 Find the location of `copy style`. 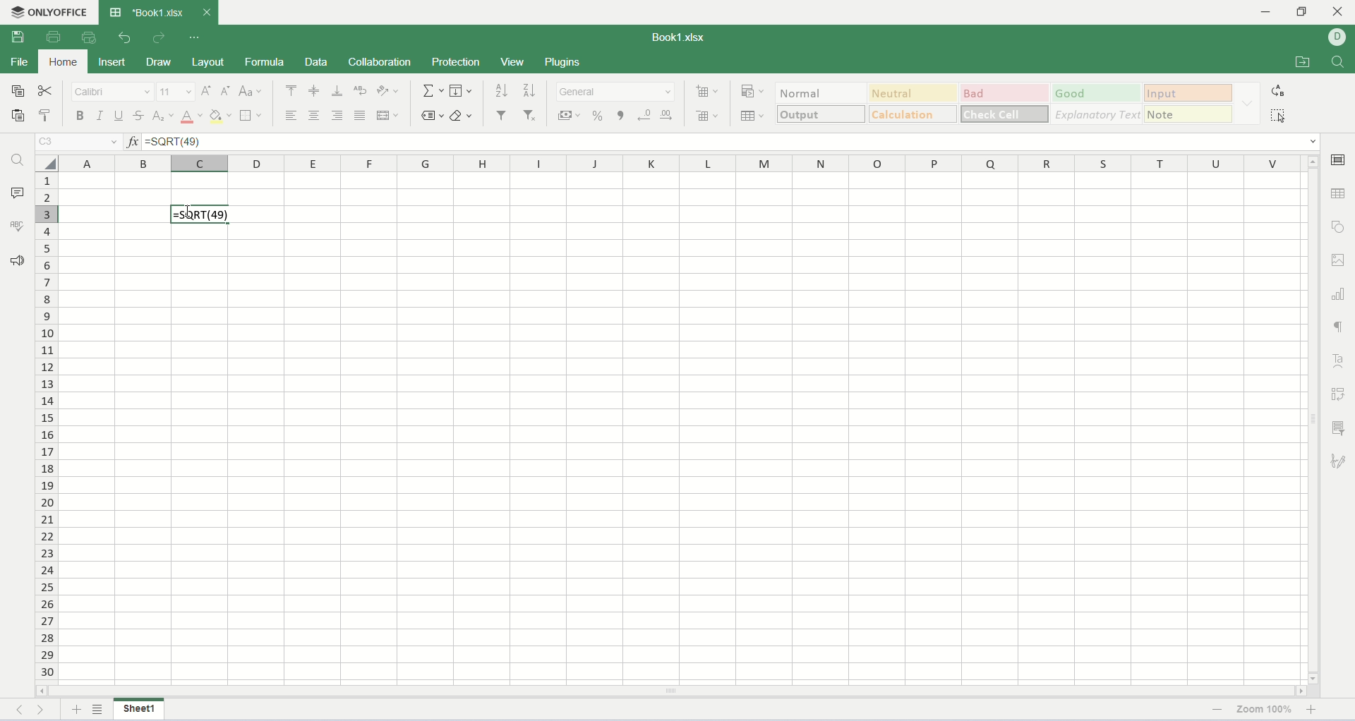

copy style is located at coordinates (46, 116).